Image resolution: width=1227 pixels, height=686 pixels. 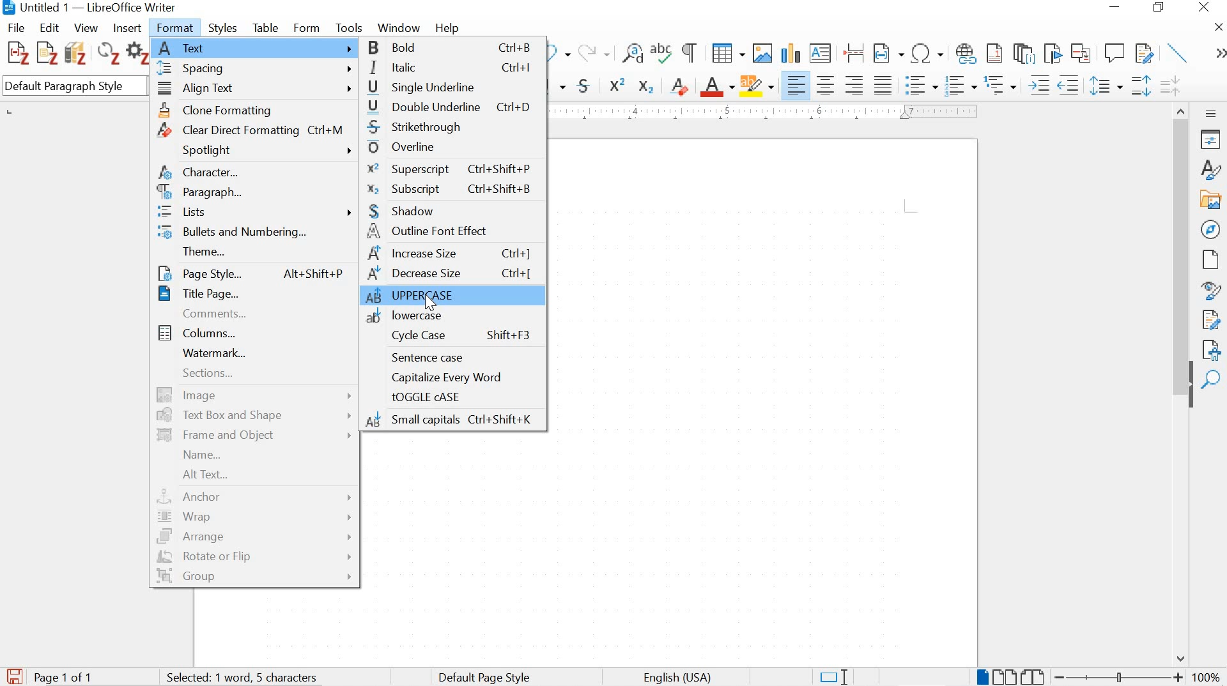 I want to click on gallery, so click(x=1212, y=199).